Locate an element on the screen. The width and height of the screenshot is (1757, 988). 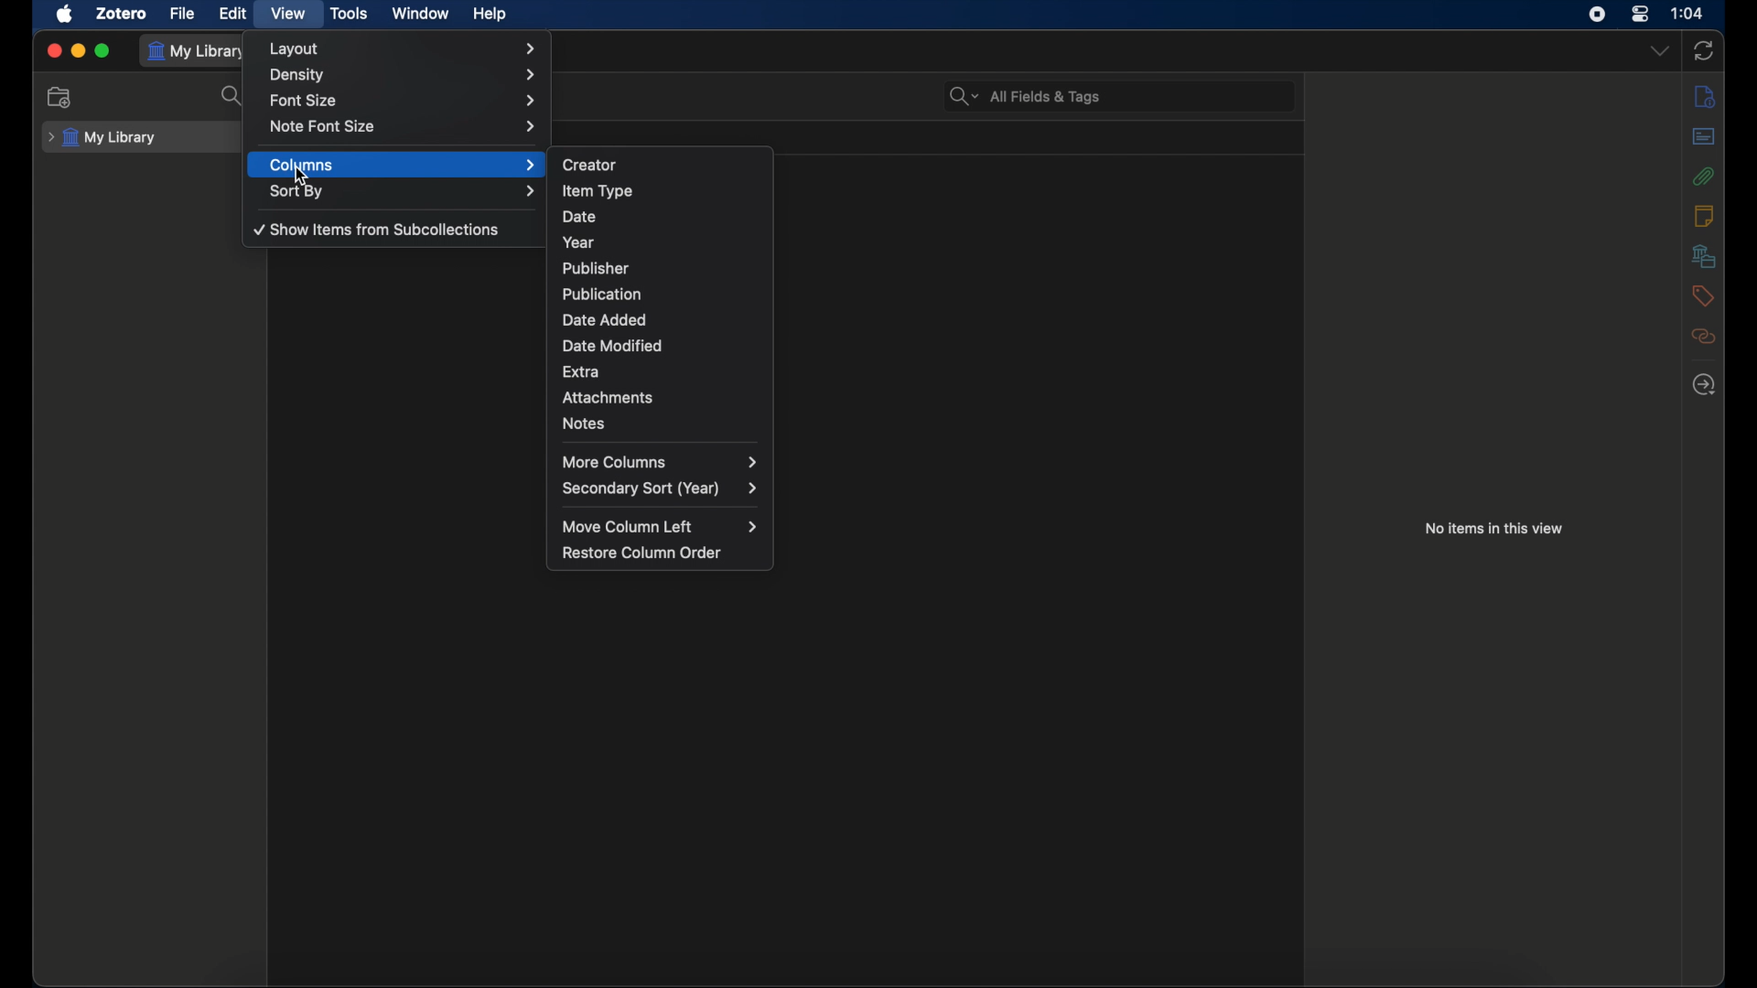
secondary sort is located at coordinates (659, 489).